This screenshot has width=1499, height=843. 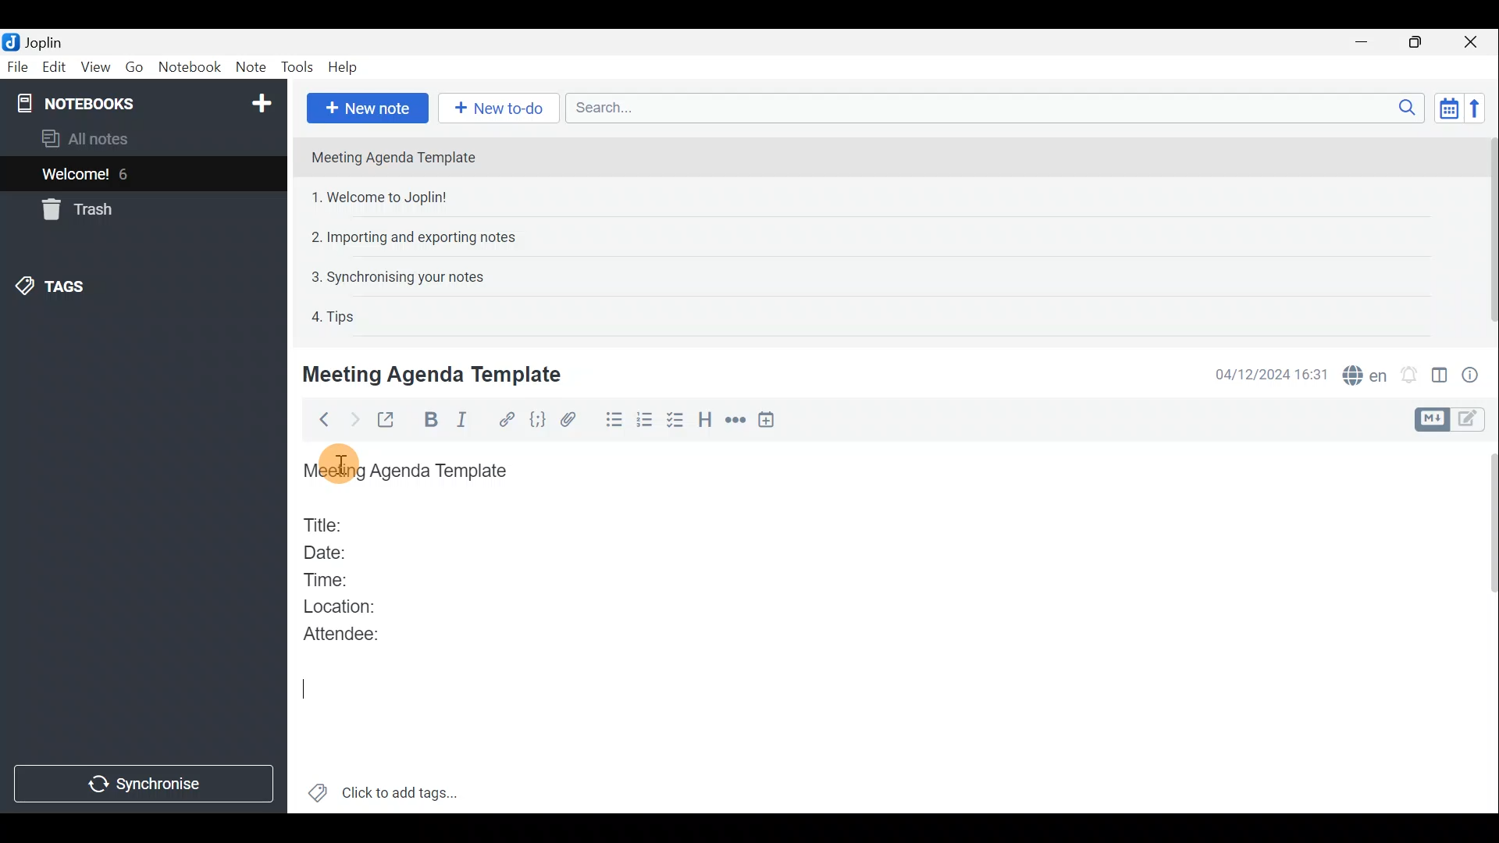 What do you see at coordinates (645, 422) in the screenshot?
I see `Numbered list` at bounding box center [645, 422].